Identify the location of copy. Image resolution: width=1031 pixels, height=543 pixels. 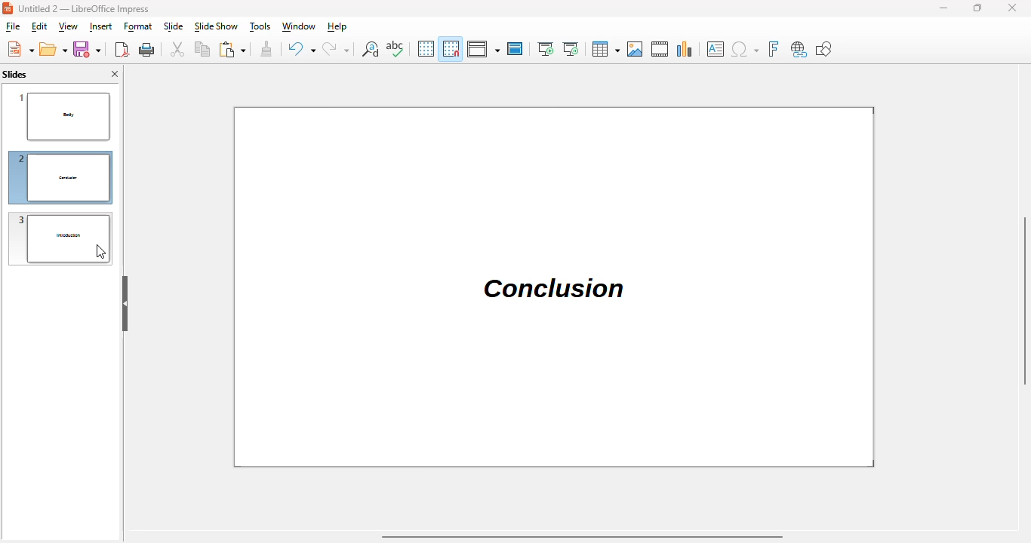
(202, 48).